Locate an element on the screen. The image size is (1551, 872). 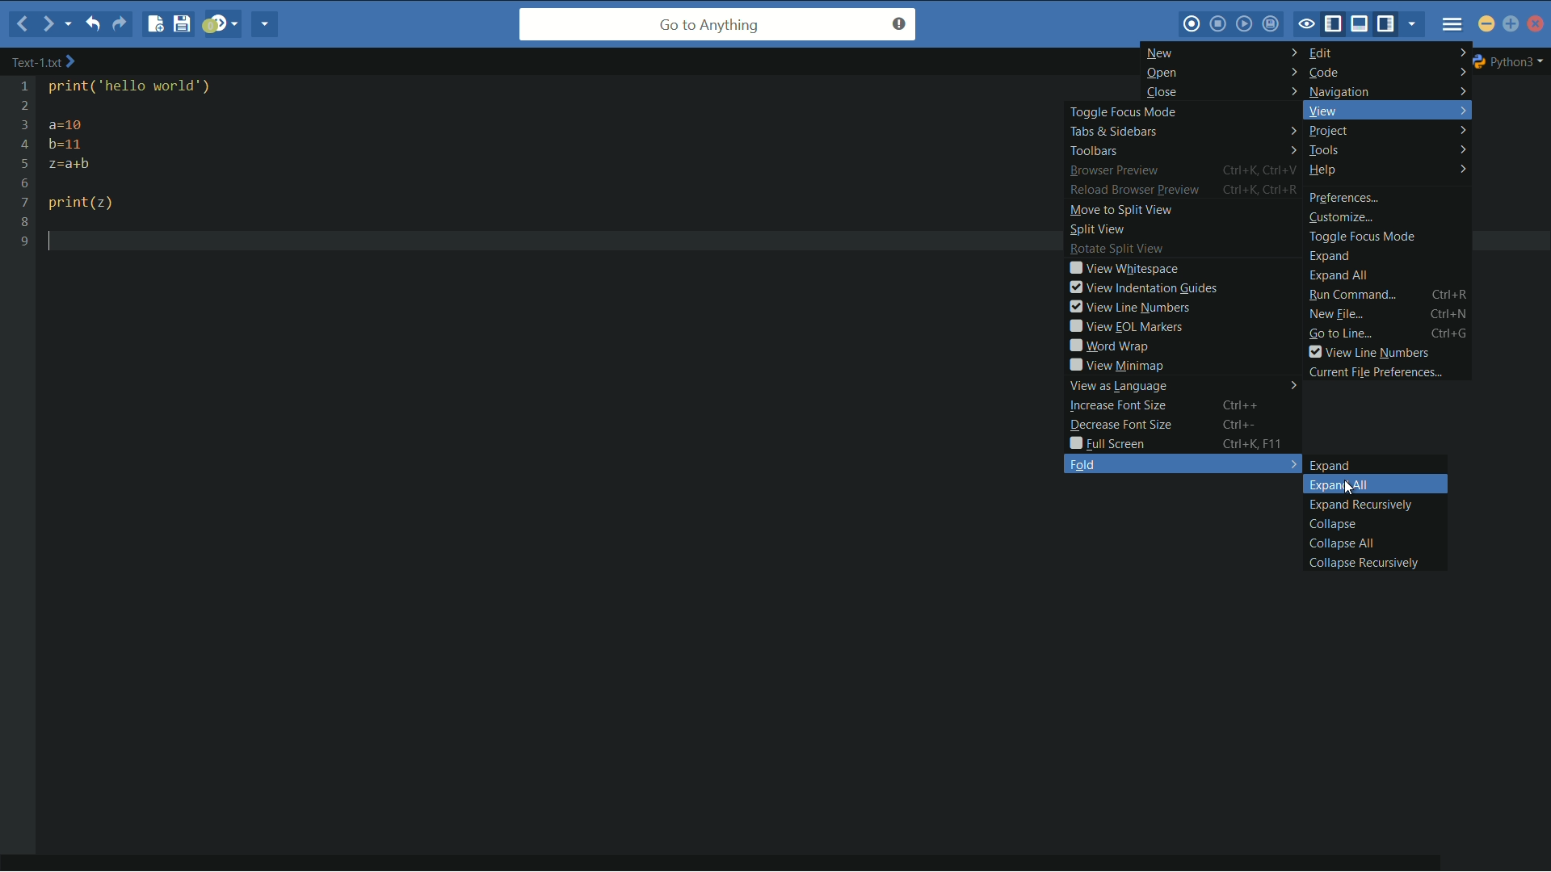
expand all is located at coordinates (1337, 485).